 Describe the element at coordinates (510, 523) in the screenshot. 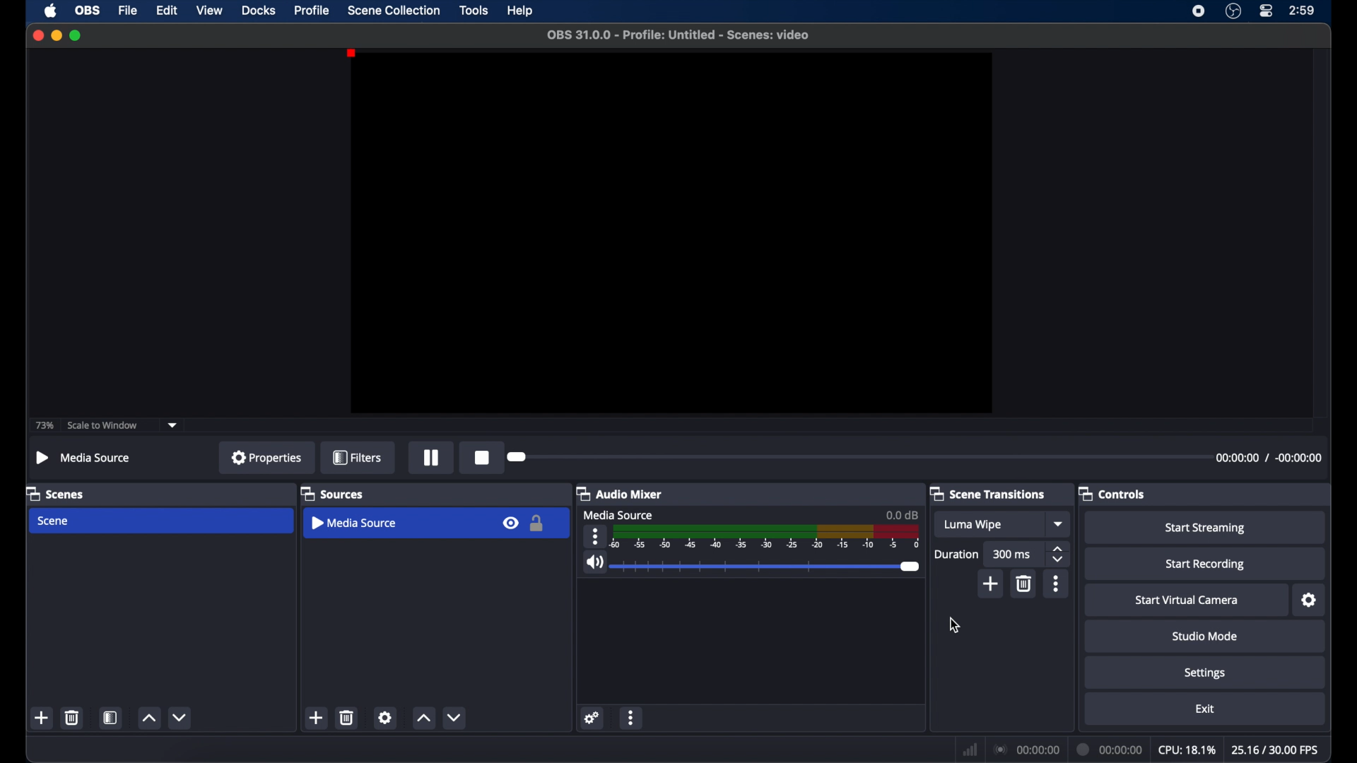

I see `visibility icon` at that location.